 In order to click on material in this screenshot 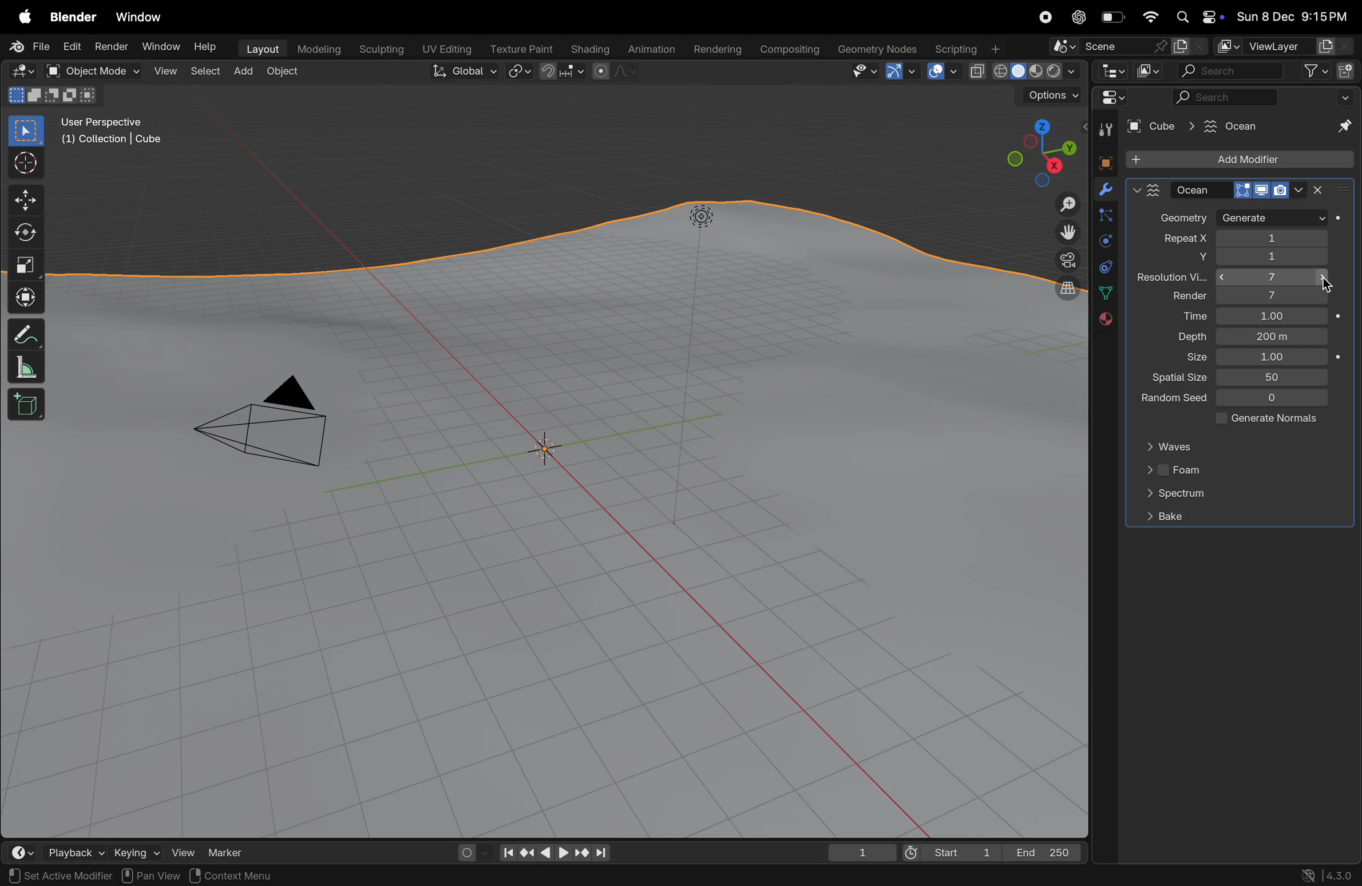, I will do `click(1103, 319)`.